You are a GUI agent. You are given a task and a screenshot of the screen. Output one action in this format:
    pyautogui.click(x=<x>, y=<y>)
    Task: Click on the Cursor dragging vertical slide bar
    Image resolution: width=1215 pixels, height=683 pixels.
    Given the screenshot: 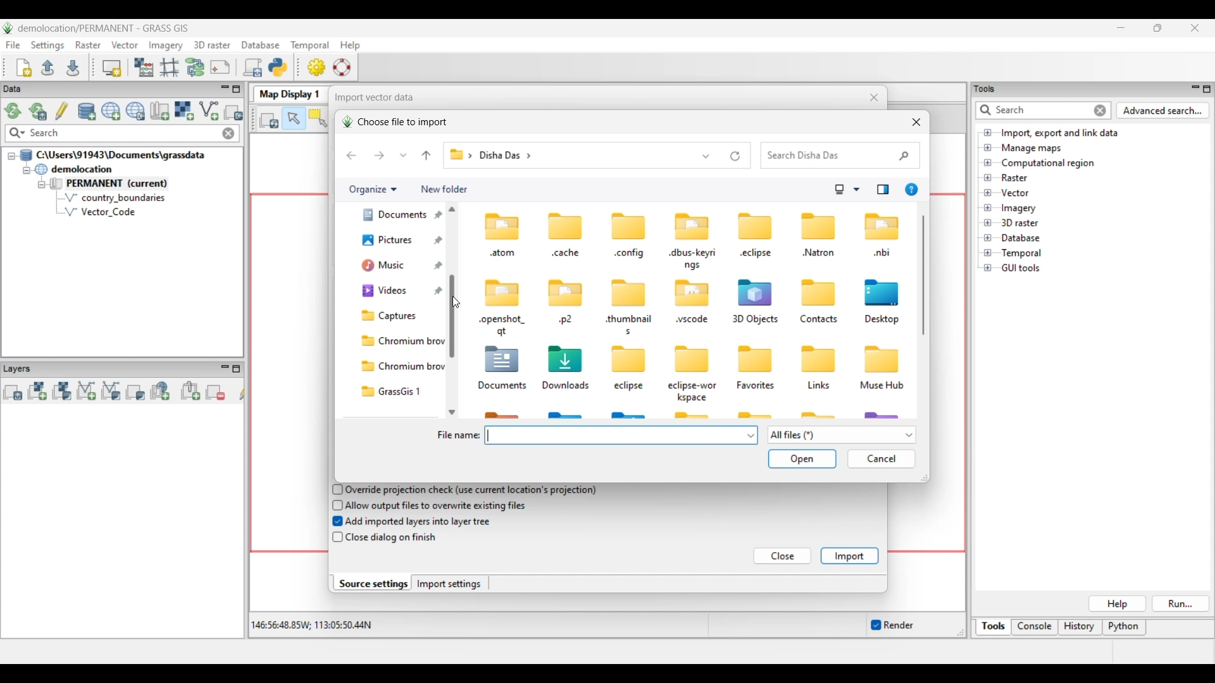 What is the action you would take?
    pyautogui.click(x=456, y=302)
    